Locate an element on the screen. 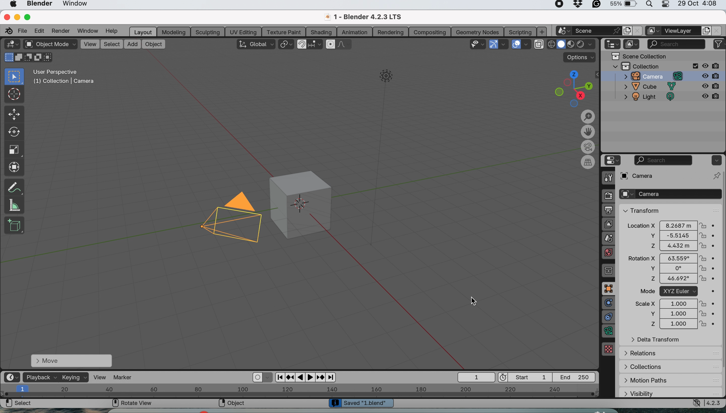 Image resolution: width=726 pixels, height=413 pixels. toggle camera view is located at coordinates (588, 147).